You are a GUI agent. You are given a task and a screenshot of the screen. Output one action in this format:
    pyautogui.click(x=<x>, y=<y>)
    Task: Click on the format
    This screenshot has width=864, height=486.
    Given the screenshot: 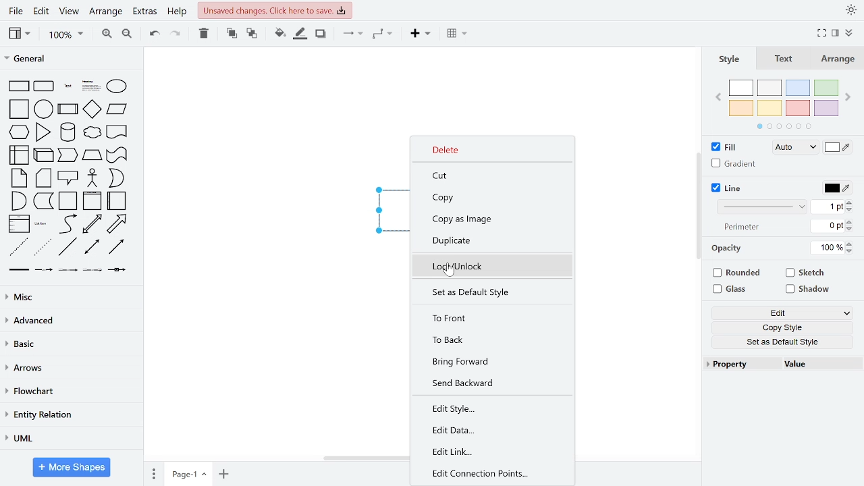 What is the action you would take?
    pyautogui.click(x=836, y=33)
    